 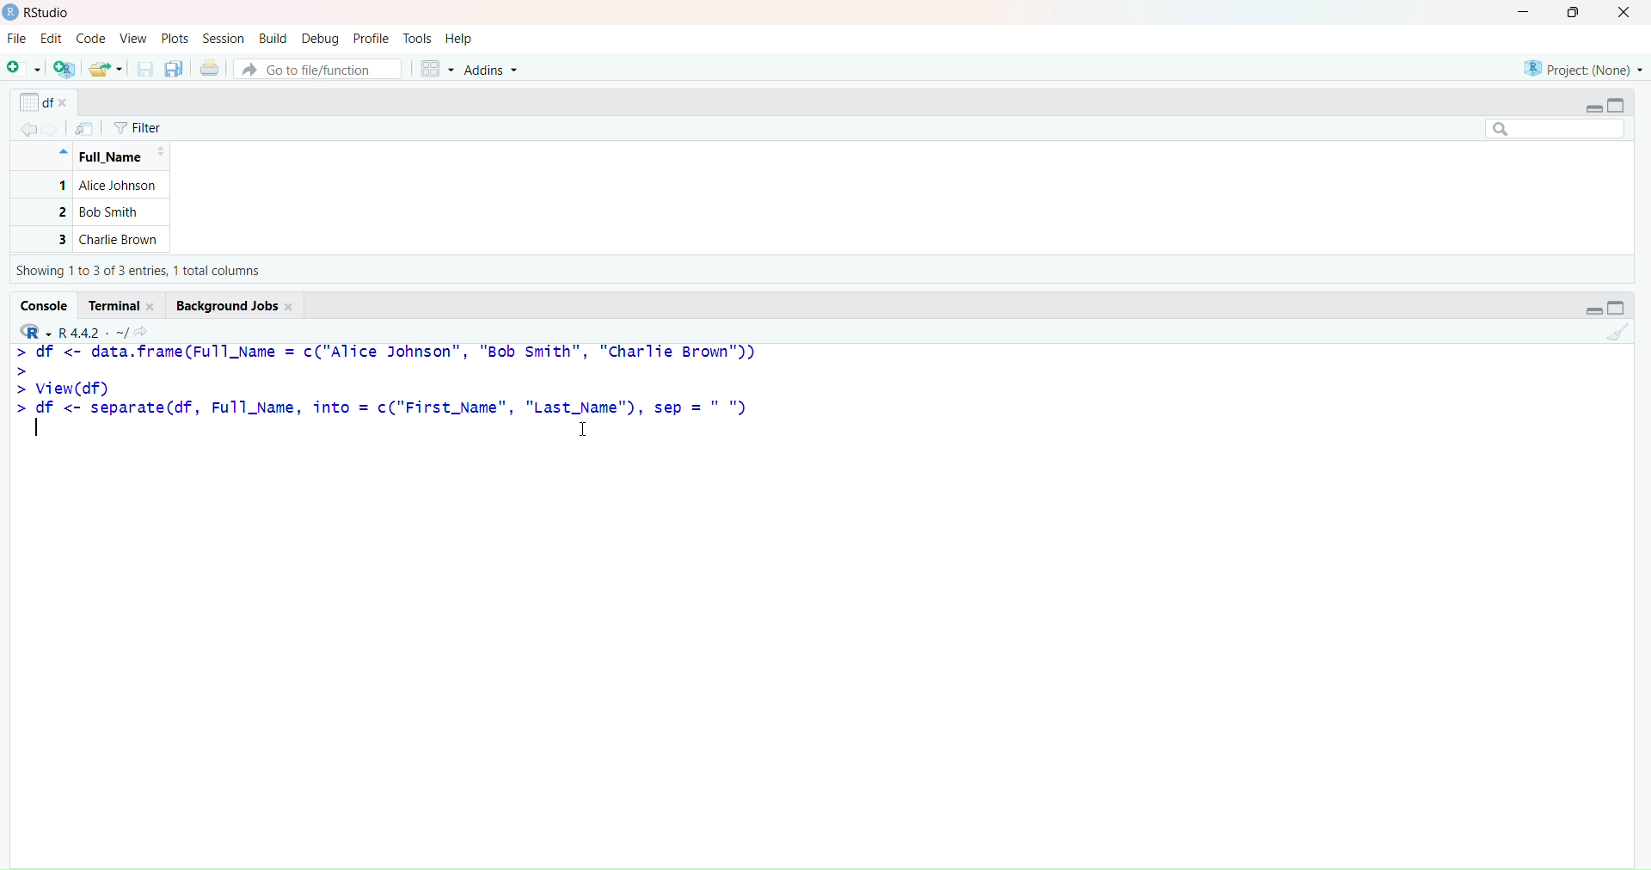 What do you see at coordinates (119, 158) in the screenshot?
I see `Full Name` at bounding box center [119, 158].